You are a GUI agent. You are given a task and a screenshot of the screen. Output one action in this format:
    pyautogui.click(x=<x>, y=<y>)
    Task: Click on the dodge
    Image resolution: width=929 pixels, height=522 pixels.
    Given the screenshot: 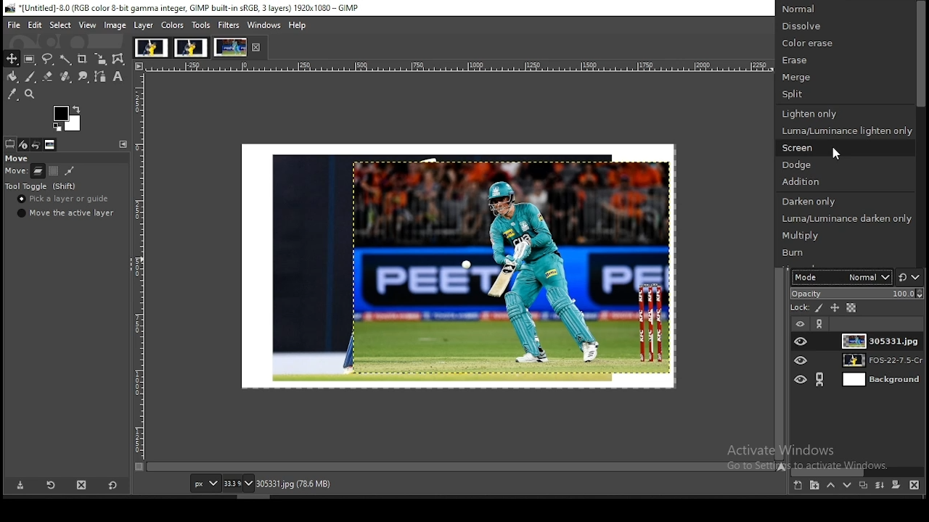 What is the action you would take?
    pyautogui.click(x=846, y=164)
    